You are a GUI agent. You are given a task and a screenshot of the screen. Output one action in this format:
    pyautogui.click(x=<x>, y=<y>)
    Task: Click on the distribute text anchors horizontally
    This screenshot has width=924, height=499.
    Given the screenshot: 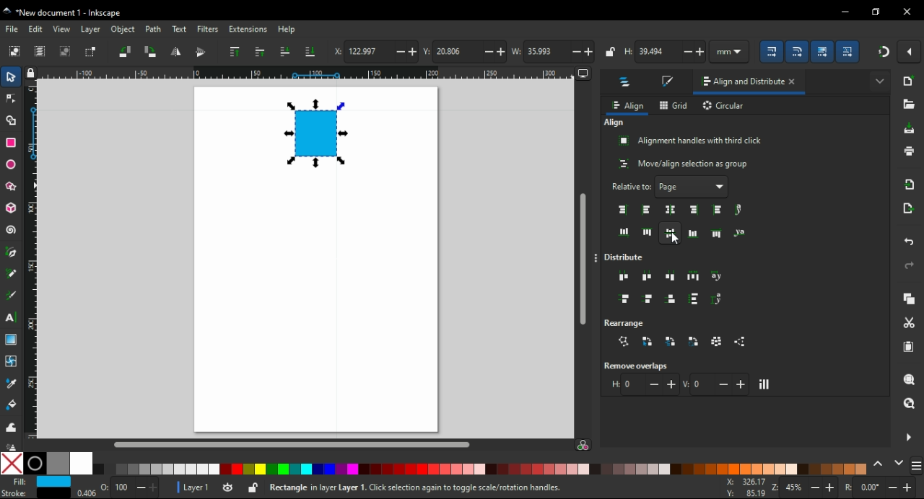 What is the action you would take?
    pyautogui.click(x=718, y=277)
    